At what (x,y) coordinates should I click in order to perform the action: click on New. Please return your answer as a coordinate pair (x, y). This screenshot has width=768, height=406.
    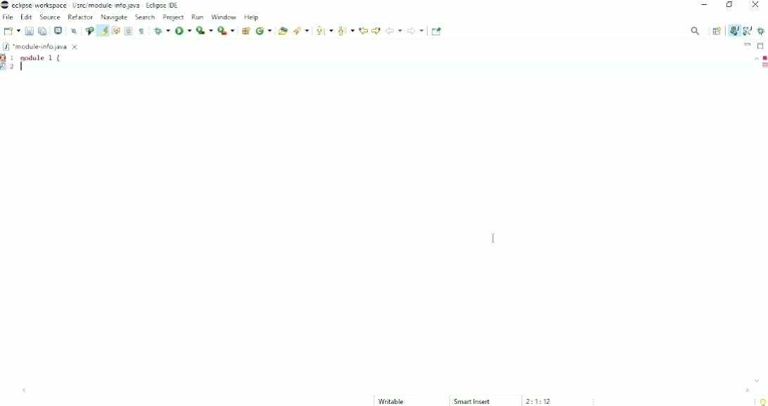
    Looking at the image, I should click on (11, 31).